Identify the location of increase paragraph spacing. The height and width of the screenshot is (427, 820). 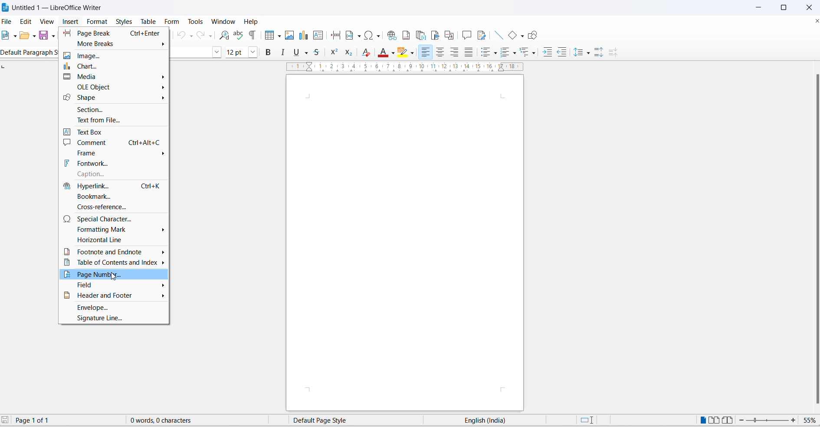
(600, 53).